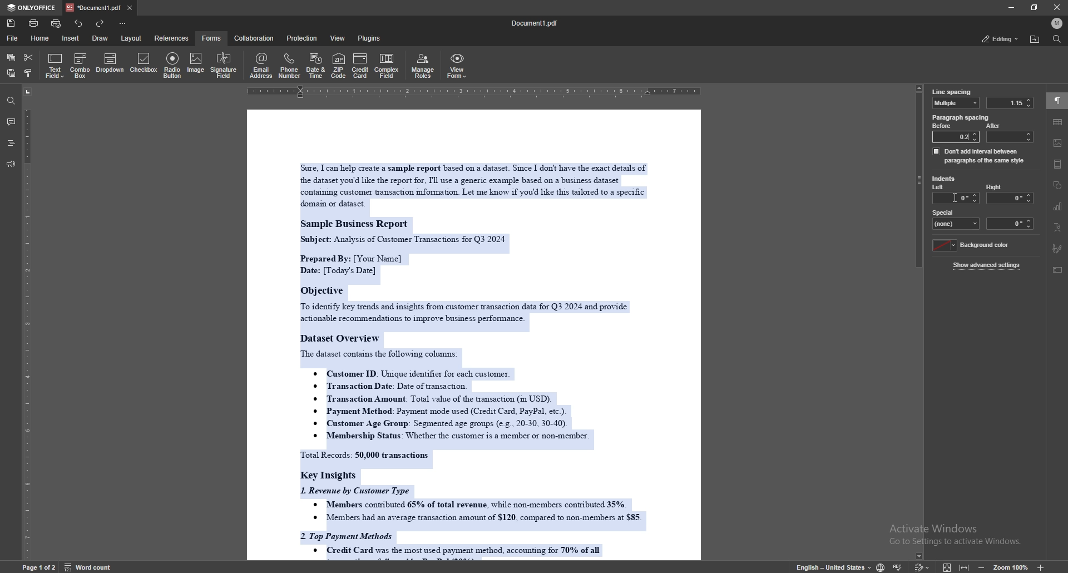  Describe the element at coordinates (1011, 7) in the screenshot. I see `minimize` at that location.